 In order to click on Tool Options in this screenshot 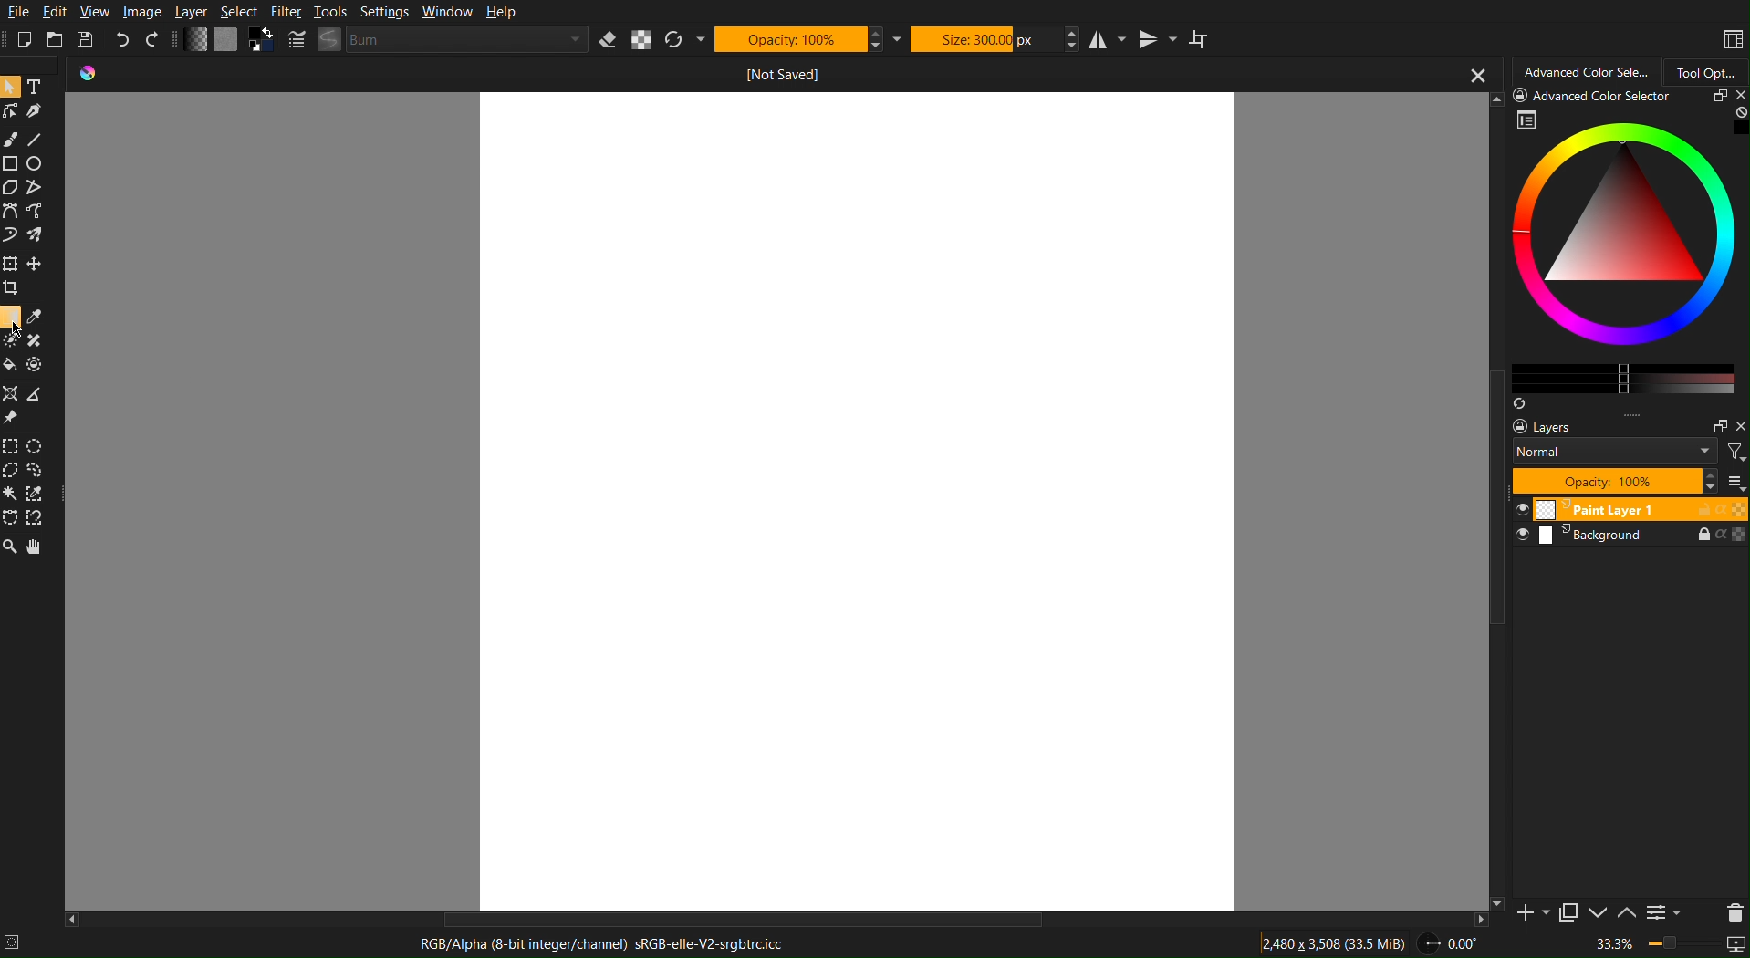, I will do `click(1708, 69)`.